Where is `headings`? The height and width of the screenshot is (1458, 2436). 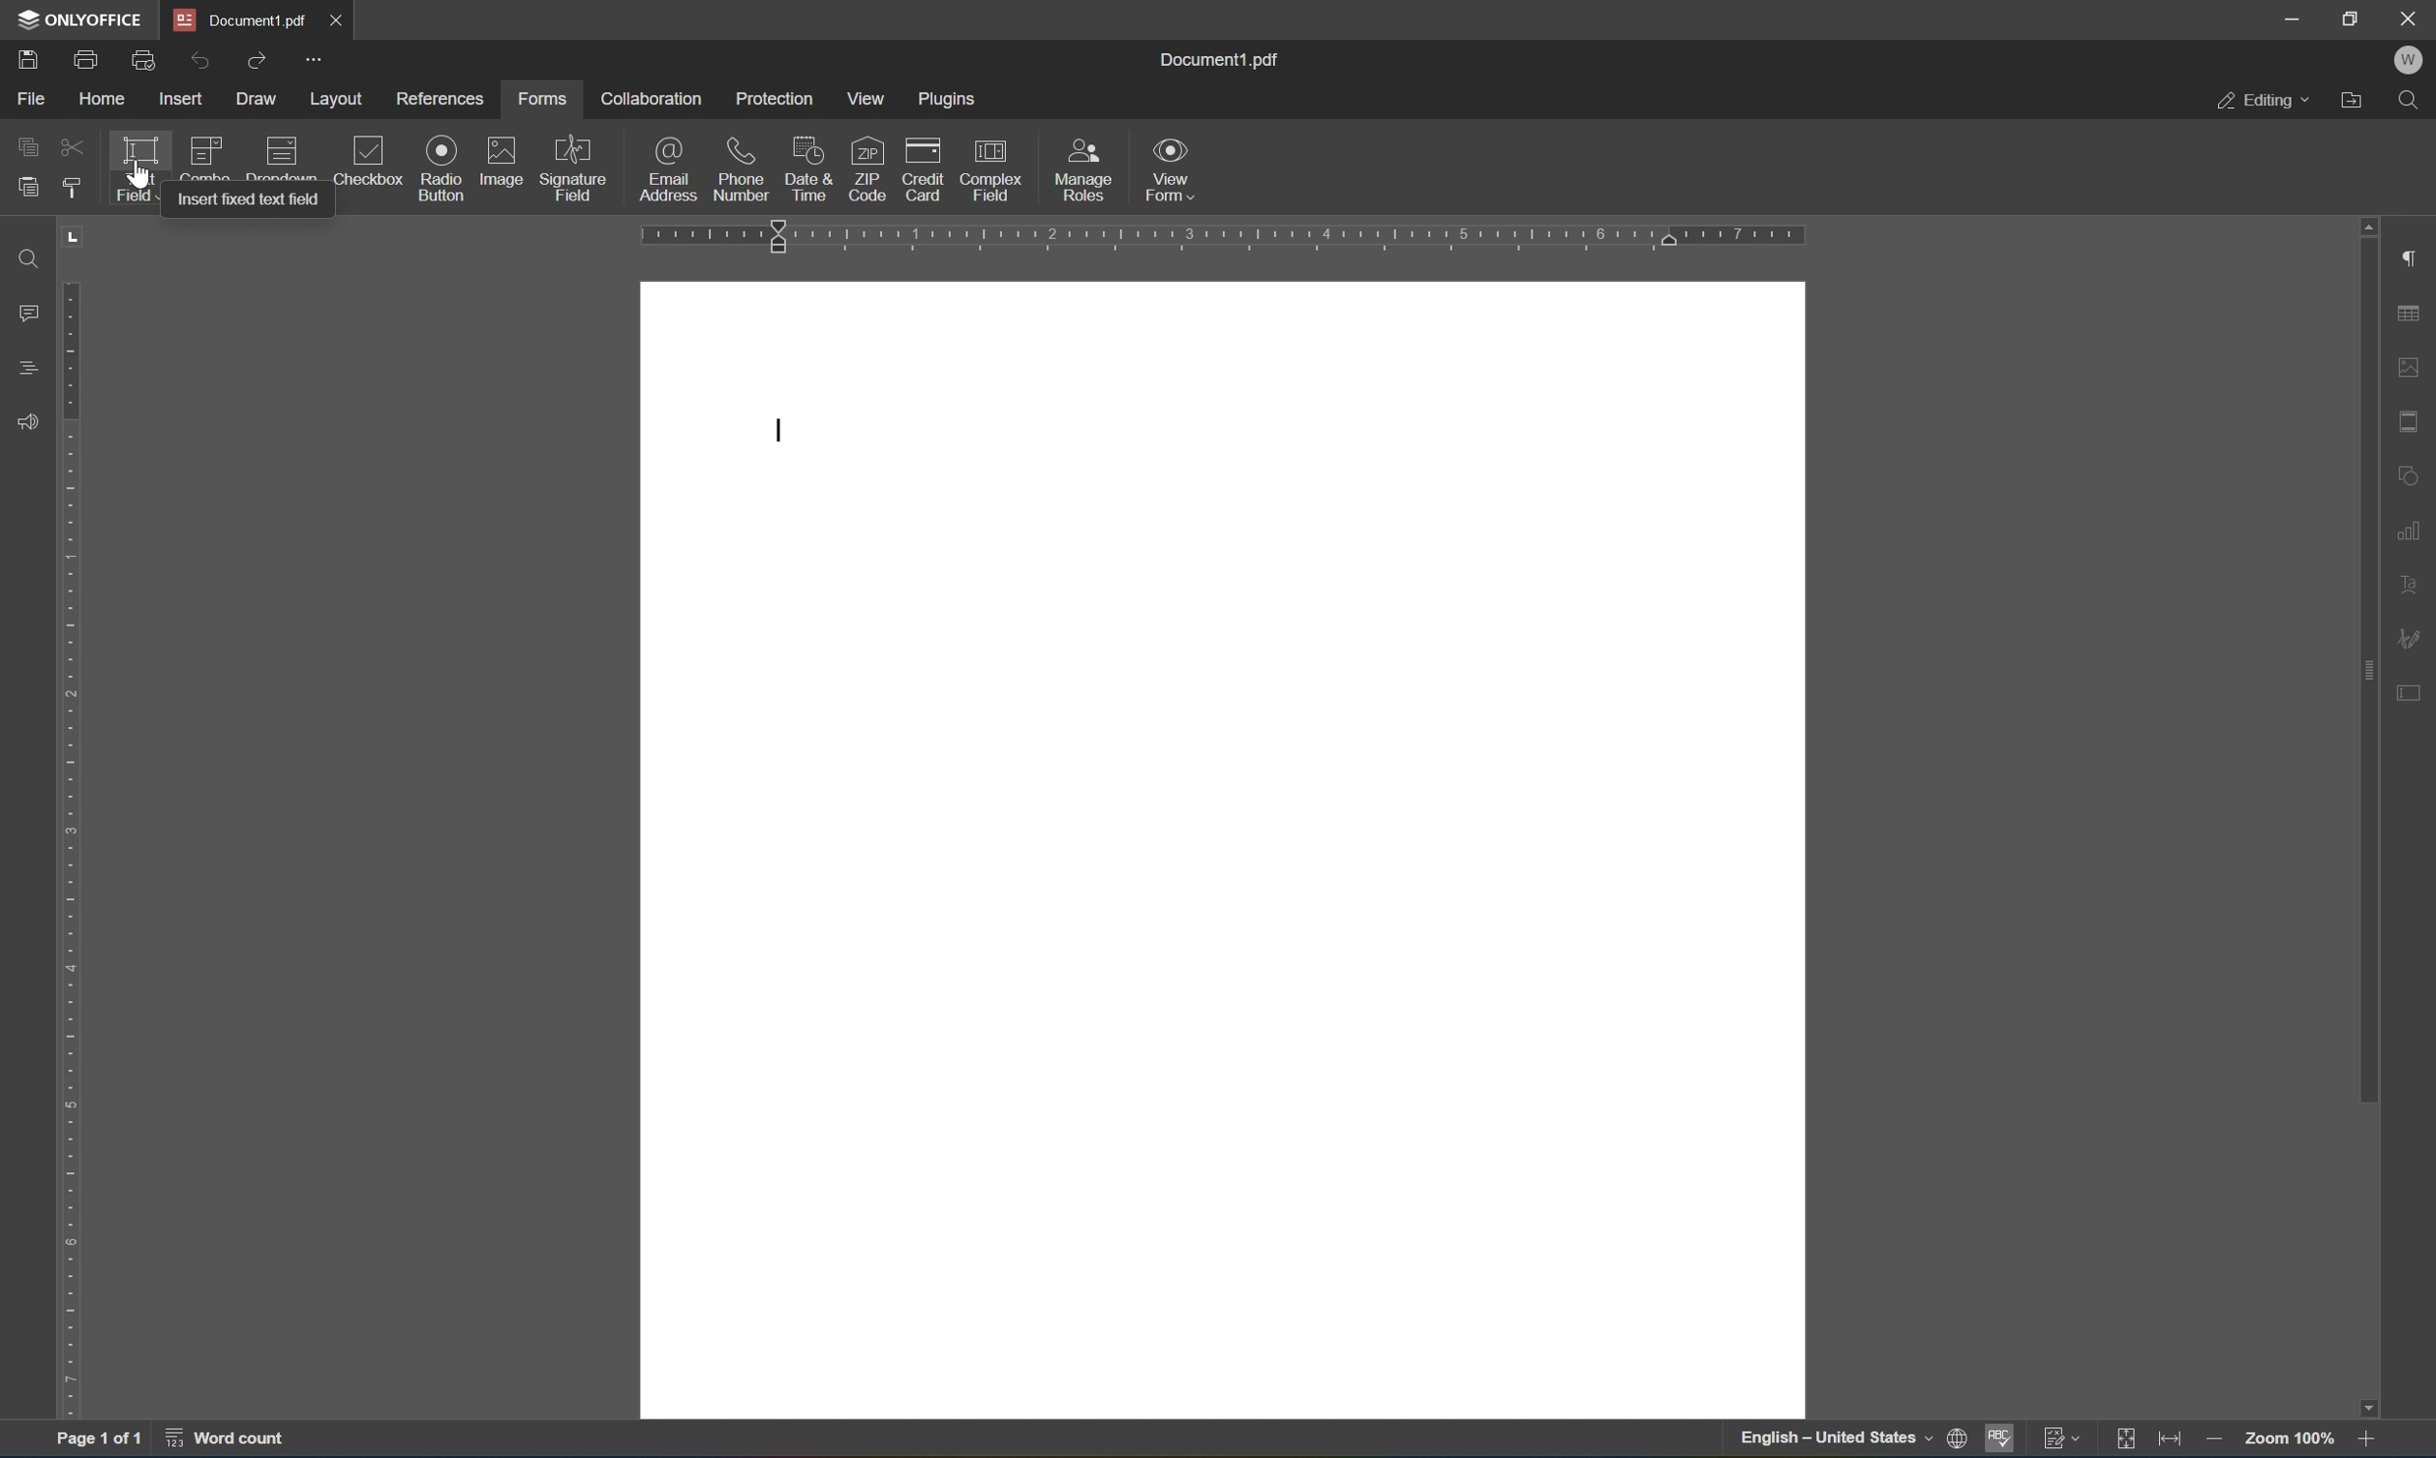
headings is located at coordinates (28, 374).